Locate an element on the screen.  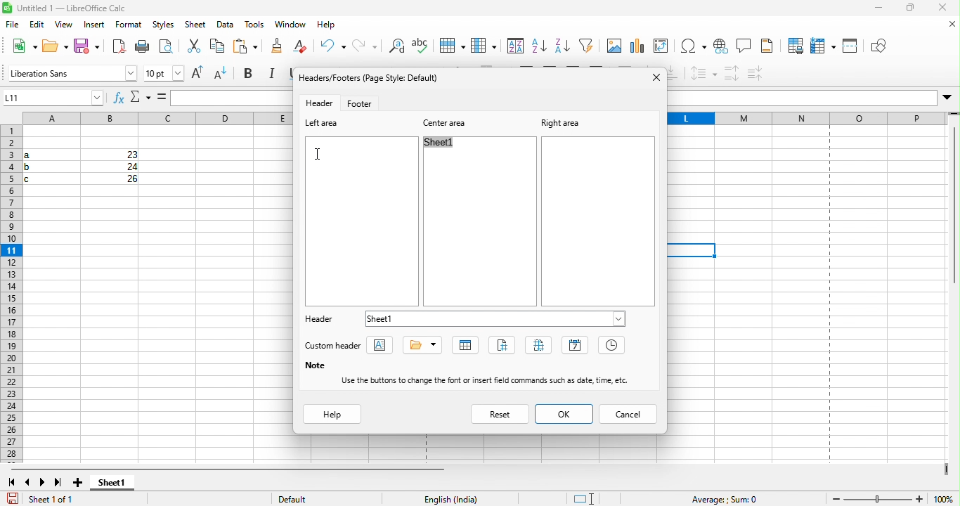
clear direct formatting is located at coordinates (279, 46).